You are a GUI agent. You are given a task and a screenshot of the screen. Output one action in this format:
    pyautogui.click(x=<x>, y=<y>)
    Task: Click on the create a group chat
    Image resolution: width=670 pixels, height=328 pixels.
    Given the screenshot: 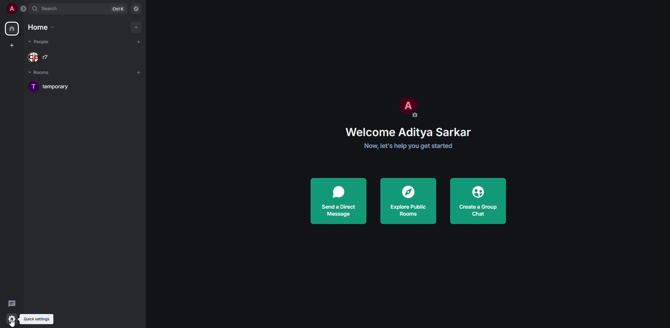 What is the action you would take?
    pyautogui.click(x=478, y=201)
    